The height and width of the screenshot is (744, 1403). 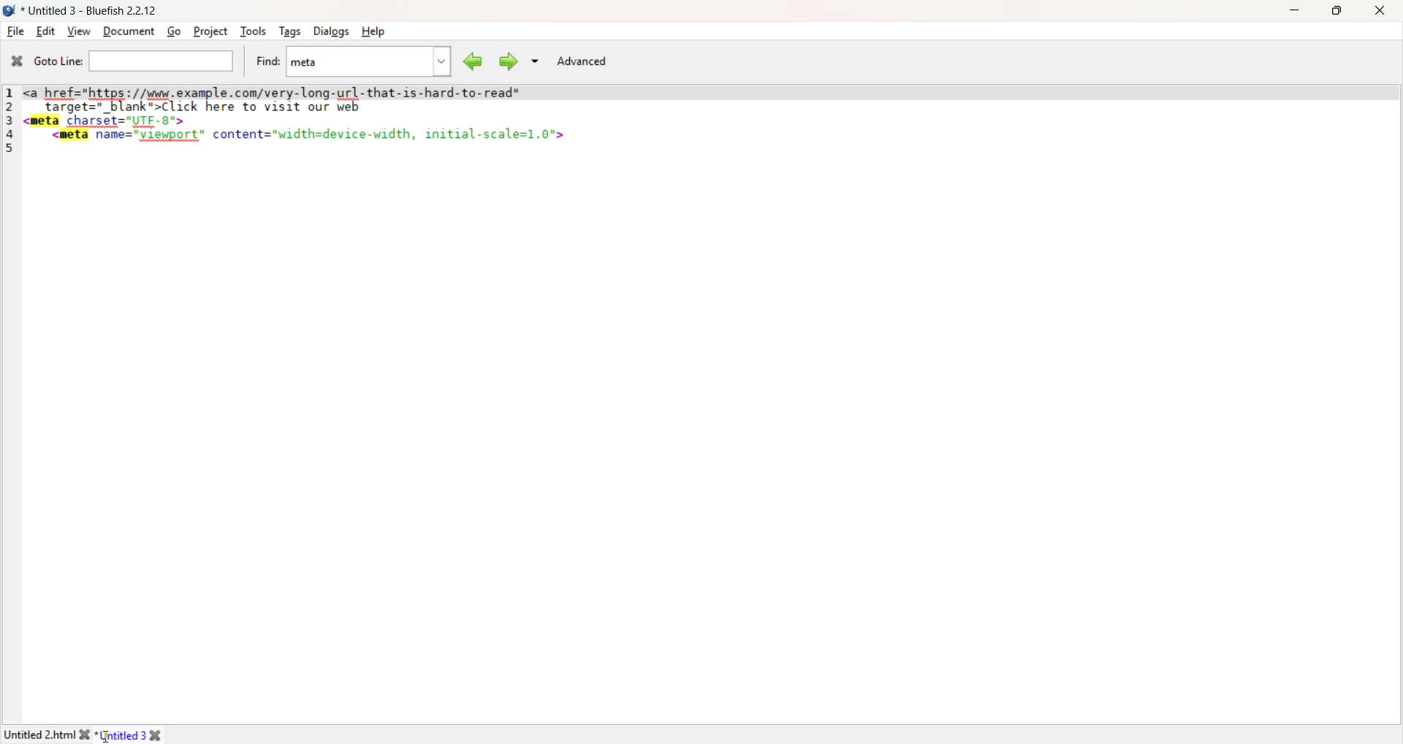 I want to click on Line Numbers, so click(x=12, y=124).